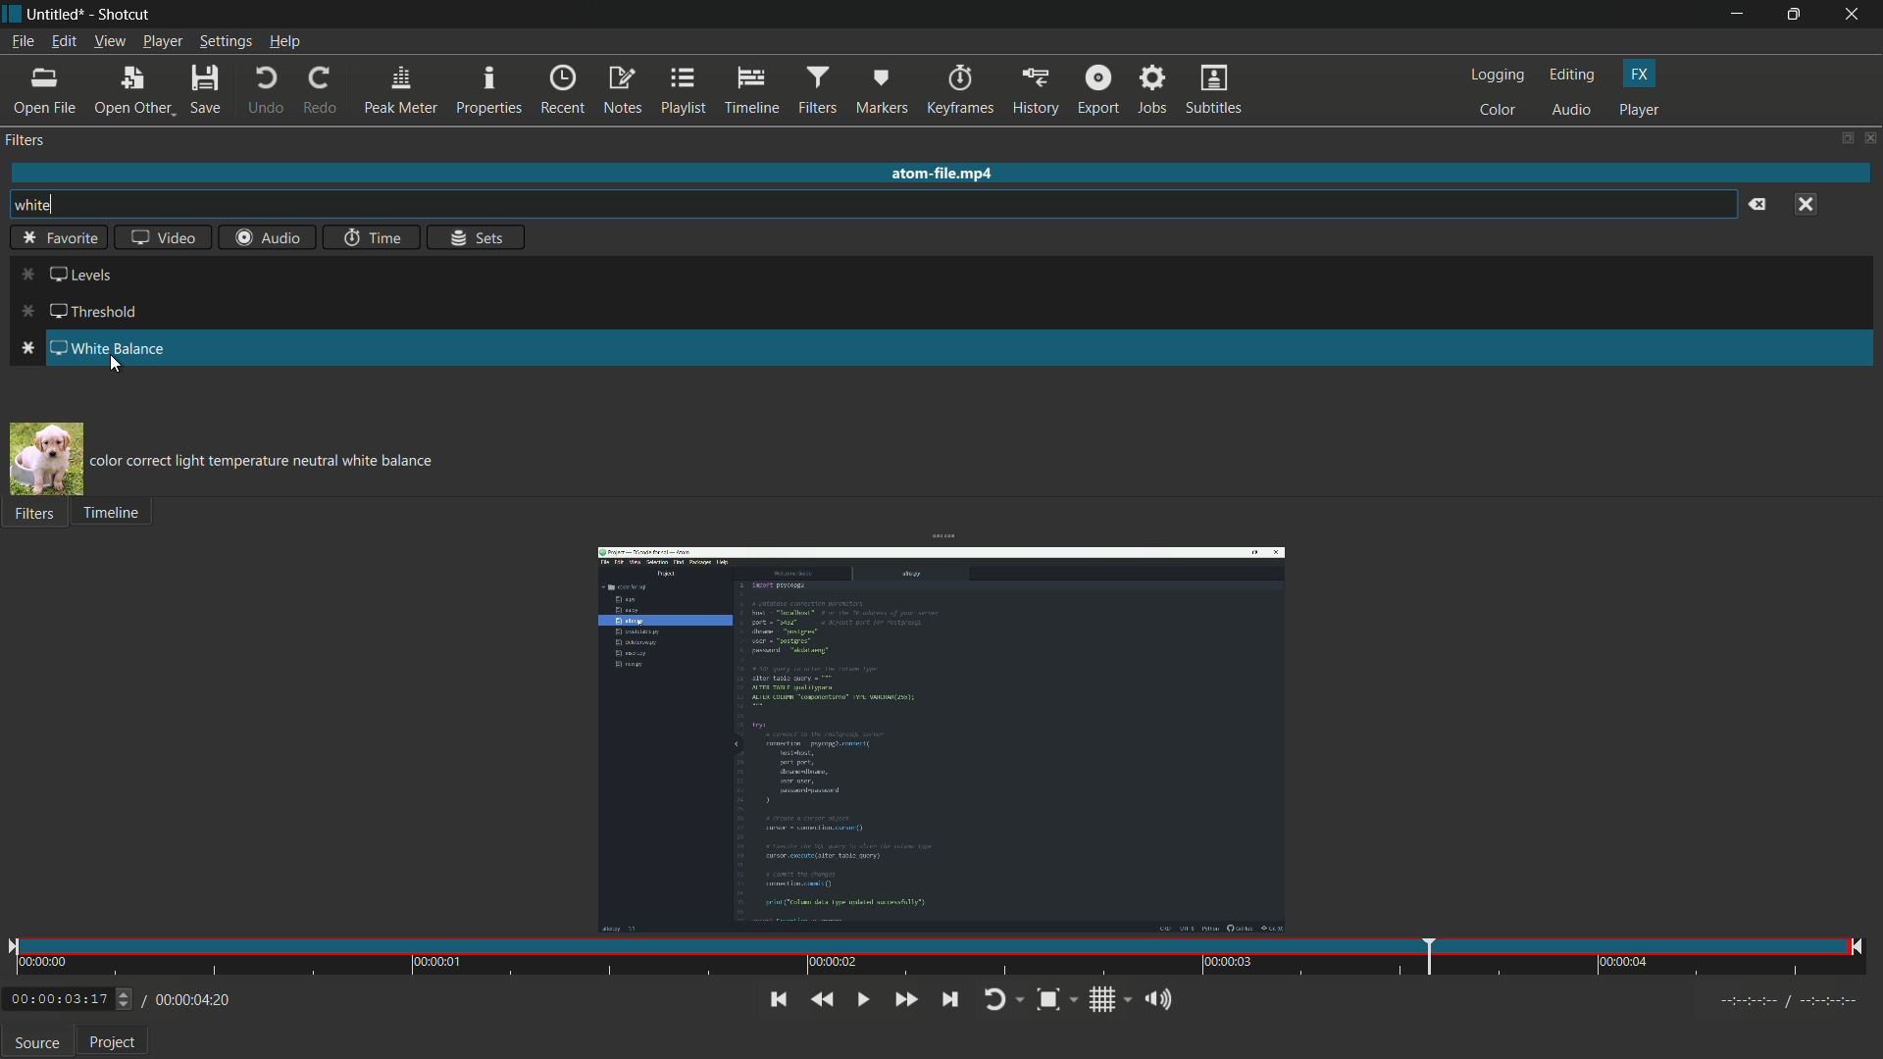 This screenshot has width=1883, height=1059. Describe the element at coordinates (27, 142) in the screenshot. I see `filters` at that location.